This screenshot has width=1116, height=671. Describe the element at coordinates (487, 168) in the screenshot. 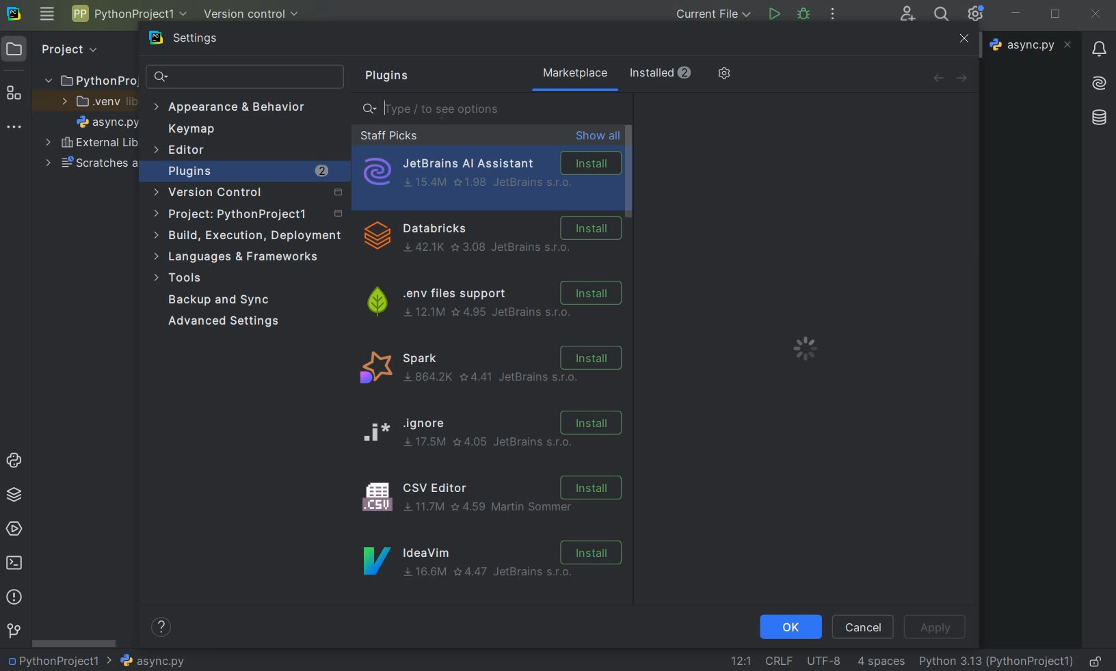

I see `JetBrains AI Assistant` at that location.